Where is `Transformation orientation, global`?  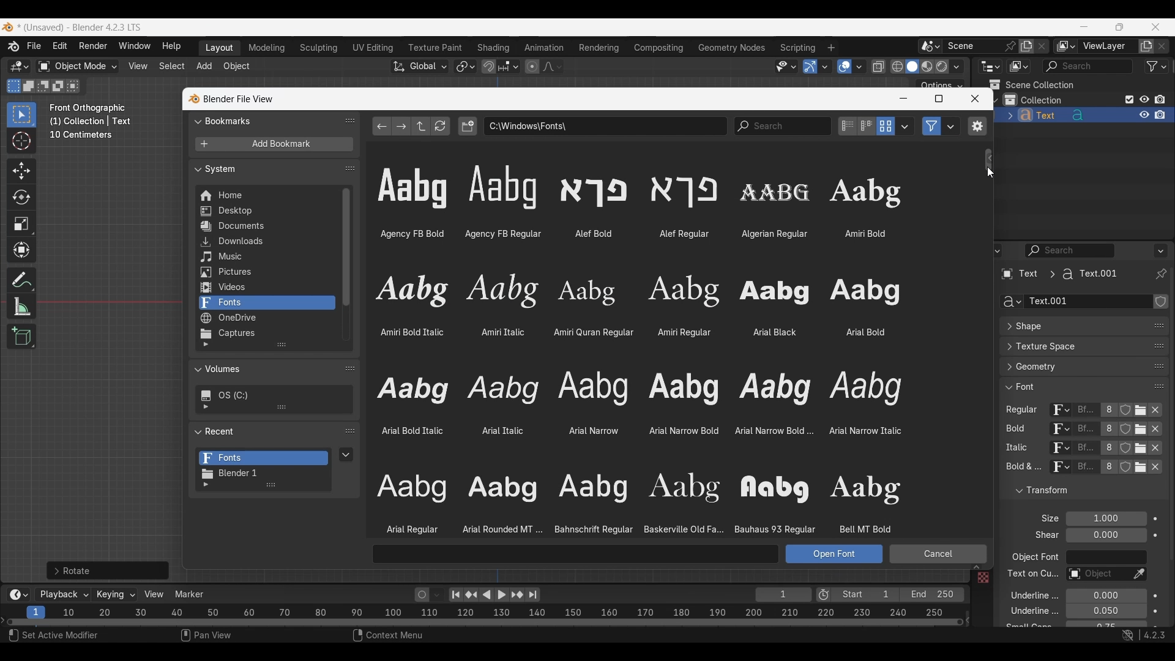 Transformation orientation, global is located at coordinates (420, 67).